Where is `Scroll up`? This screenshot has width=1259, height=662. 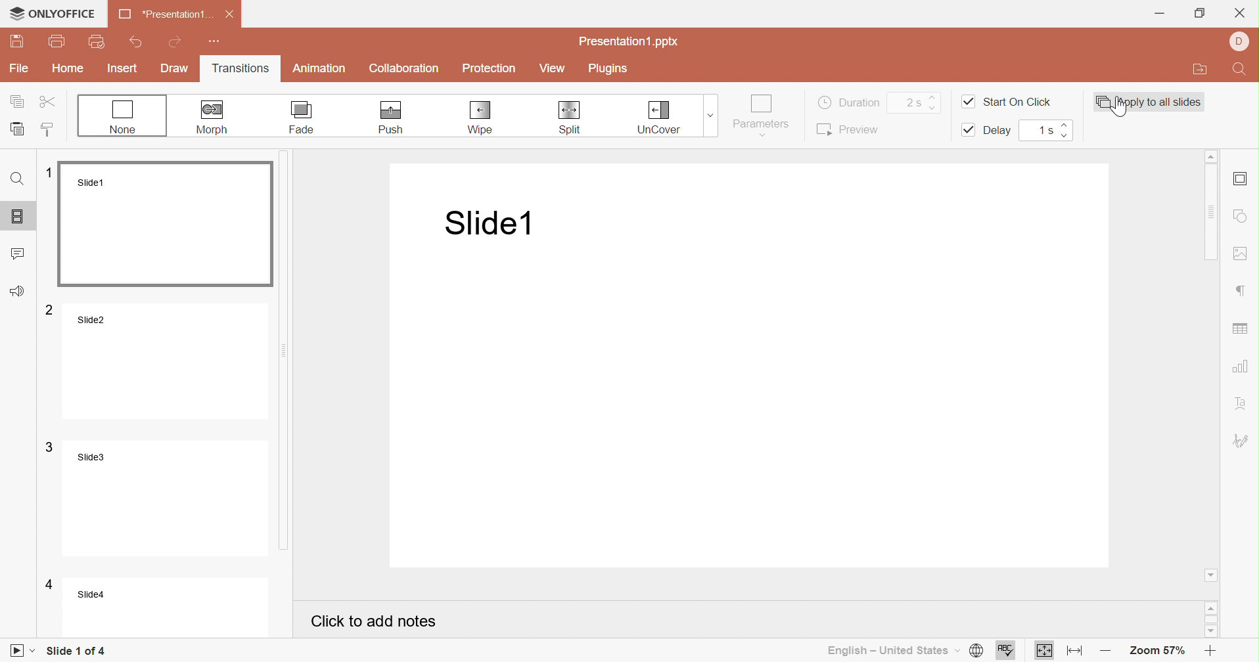 Scroll up is located at coordinates (1212, 609).